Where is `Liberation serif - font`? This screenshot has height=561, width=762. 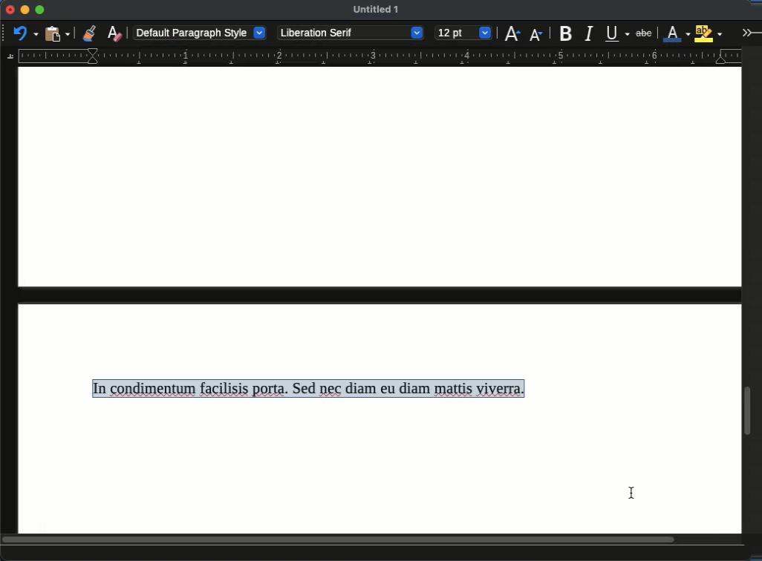 Liberation serif - font is located at coordinates (351, 33).